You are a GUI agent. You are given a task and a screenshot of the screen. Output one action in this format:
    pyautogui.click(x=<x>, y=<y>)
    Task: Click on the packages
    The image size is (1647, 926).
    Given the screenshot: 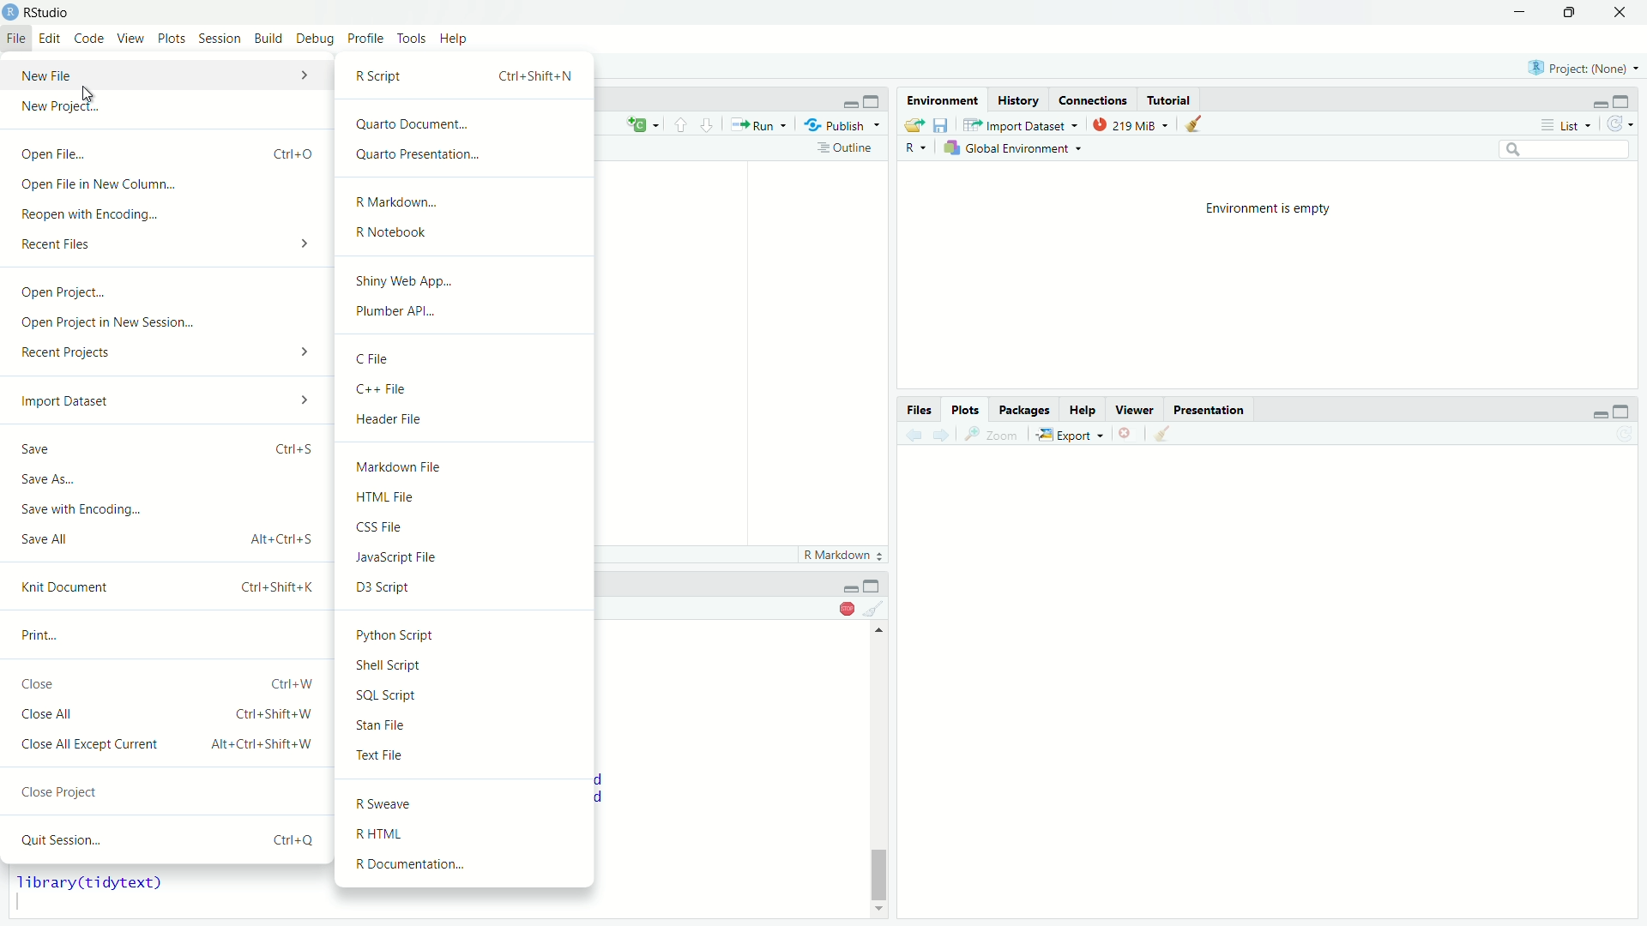 What is the action you would take?
    pyautogui.click(x=1025, y=410)
    